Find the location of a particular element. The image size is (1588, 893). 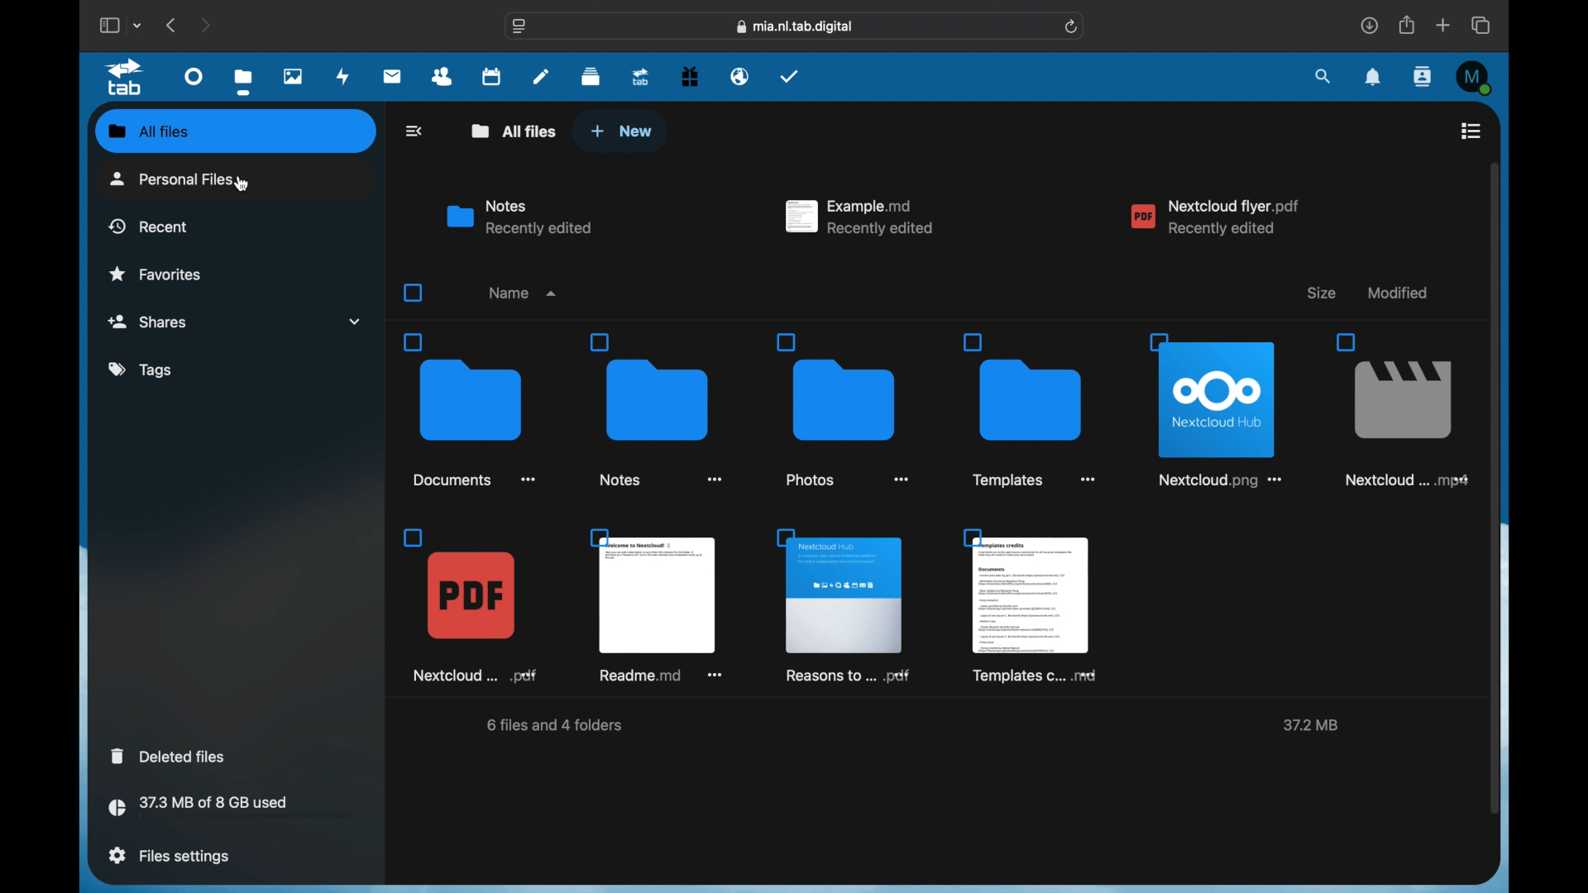

personal files is located at coordinates (178, 179).